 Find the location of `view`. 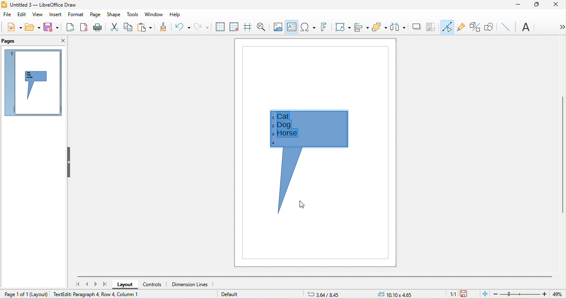

view is located at coordinates (36, 15).